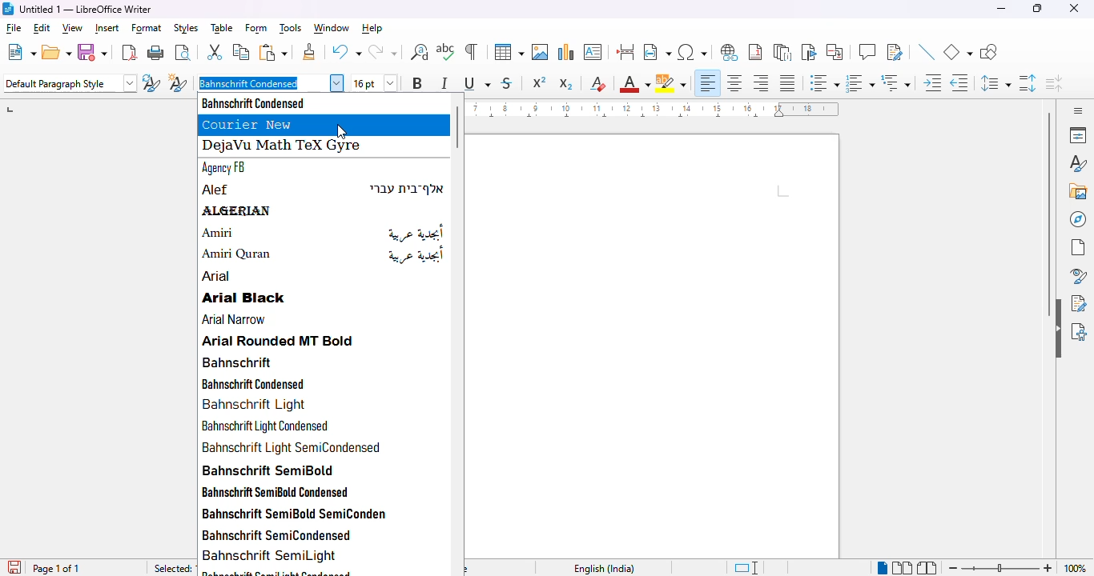 This screenshot has height=576, width=1094. I want to click on toggle unordered list, so click(824, 83).